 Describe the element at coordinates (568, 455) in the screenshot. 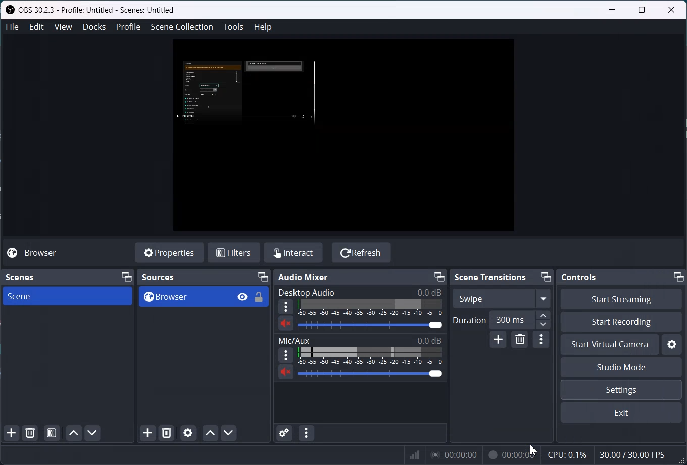

I see `CPU: 0.1%` at that location.